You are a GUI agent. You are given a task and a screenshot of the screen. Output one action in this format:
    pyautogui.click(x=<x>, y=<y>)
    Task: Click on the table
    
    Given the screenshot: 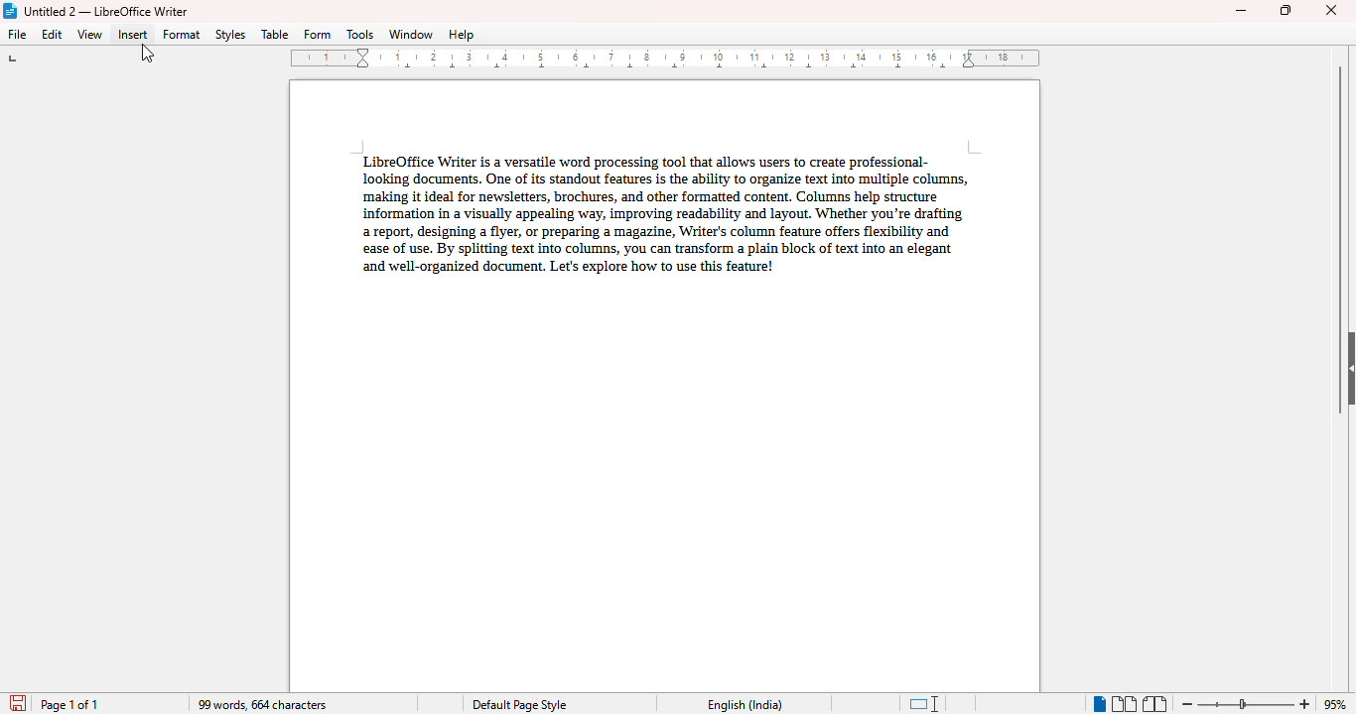 What is the action you would take?
    pyautogui.click(x=275, y=34)
    